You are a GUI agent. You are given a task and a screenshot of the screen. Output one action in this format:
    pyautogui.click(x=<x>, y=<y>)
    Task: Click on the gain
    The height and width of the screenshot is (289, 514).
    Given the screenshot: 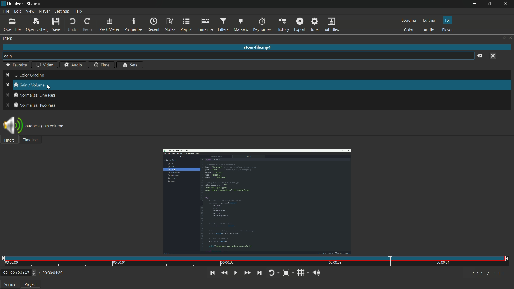 What is the action you would take?
    pyautogui.click(x=9, y=56)
    